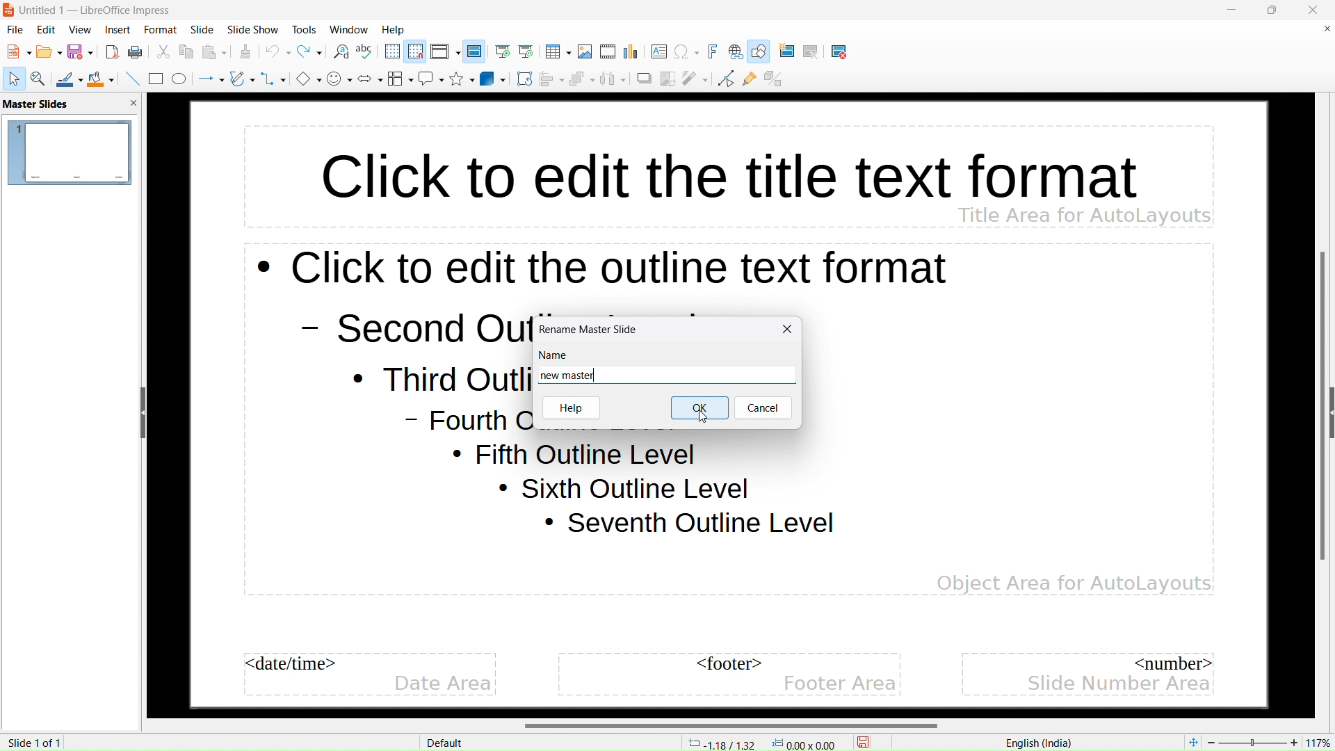 The image size is (1335, 751). Describe the element at coordinates (15, 30) in the screenshot. I see `file` at that location.